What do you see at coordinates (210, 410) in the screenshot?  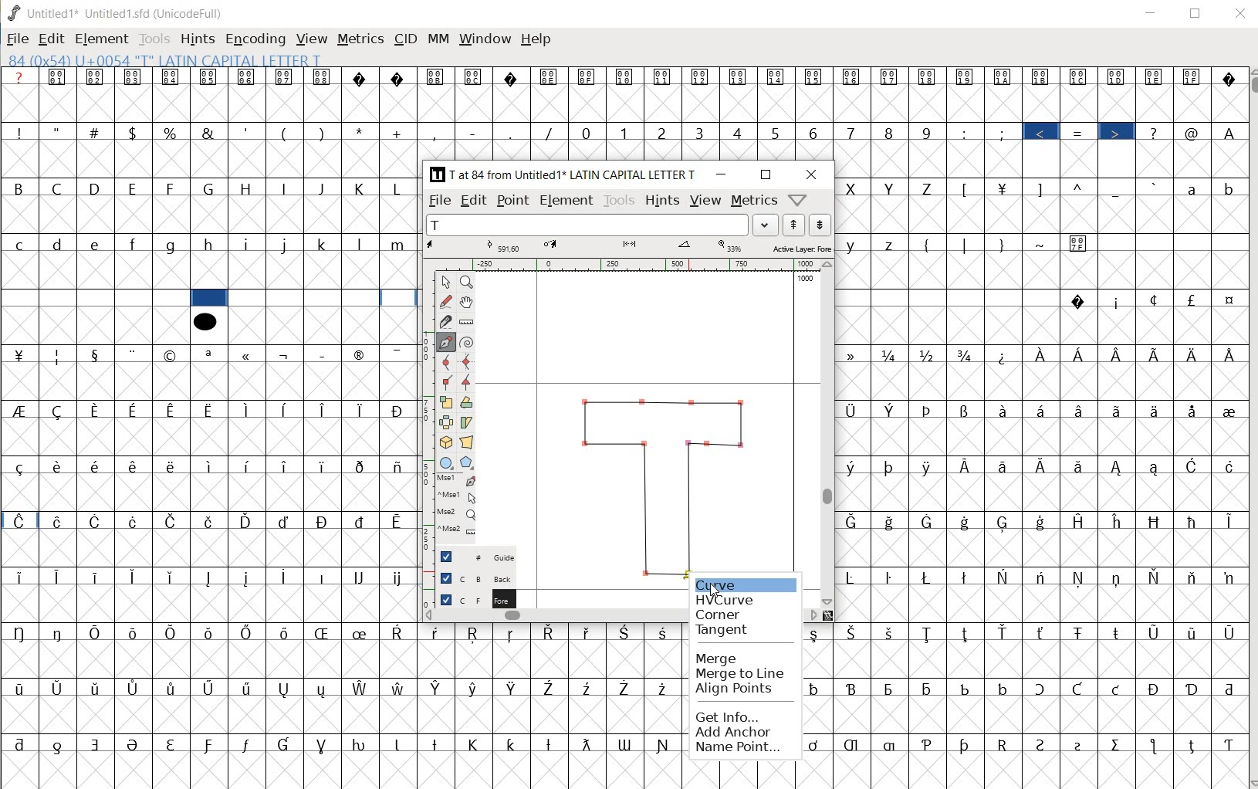 I see `Symbol` at bounding box center [210, 410].